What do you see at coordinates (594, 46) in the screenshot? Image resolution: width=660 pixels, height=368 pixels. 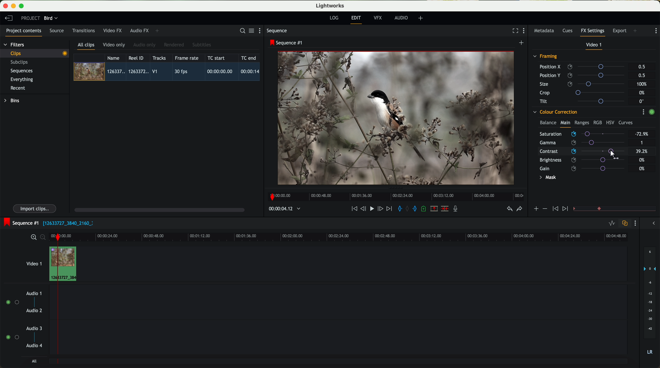 I see `video 1` at bounding box center [594, 46].